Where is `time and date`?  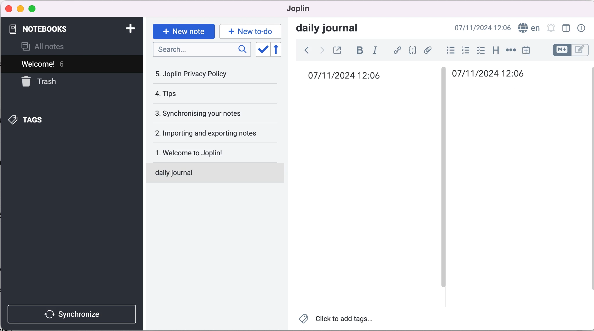
time and date is located at coordinates (483, 28).